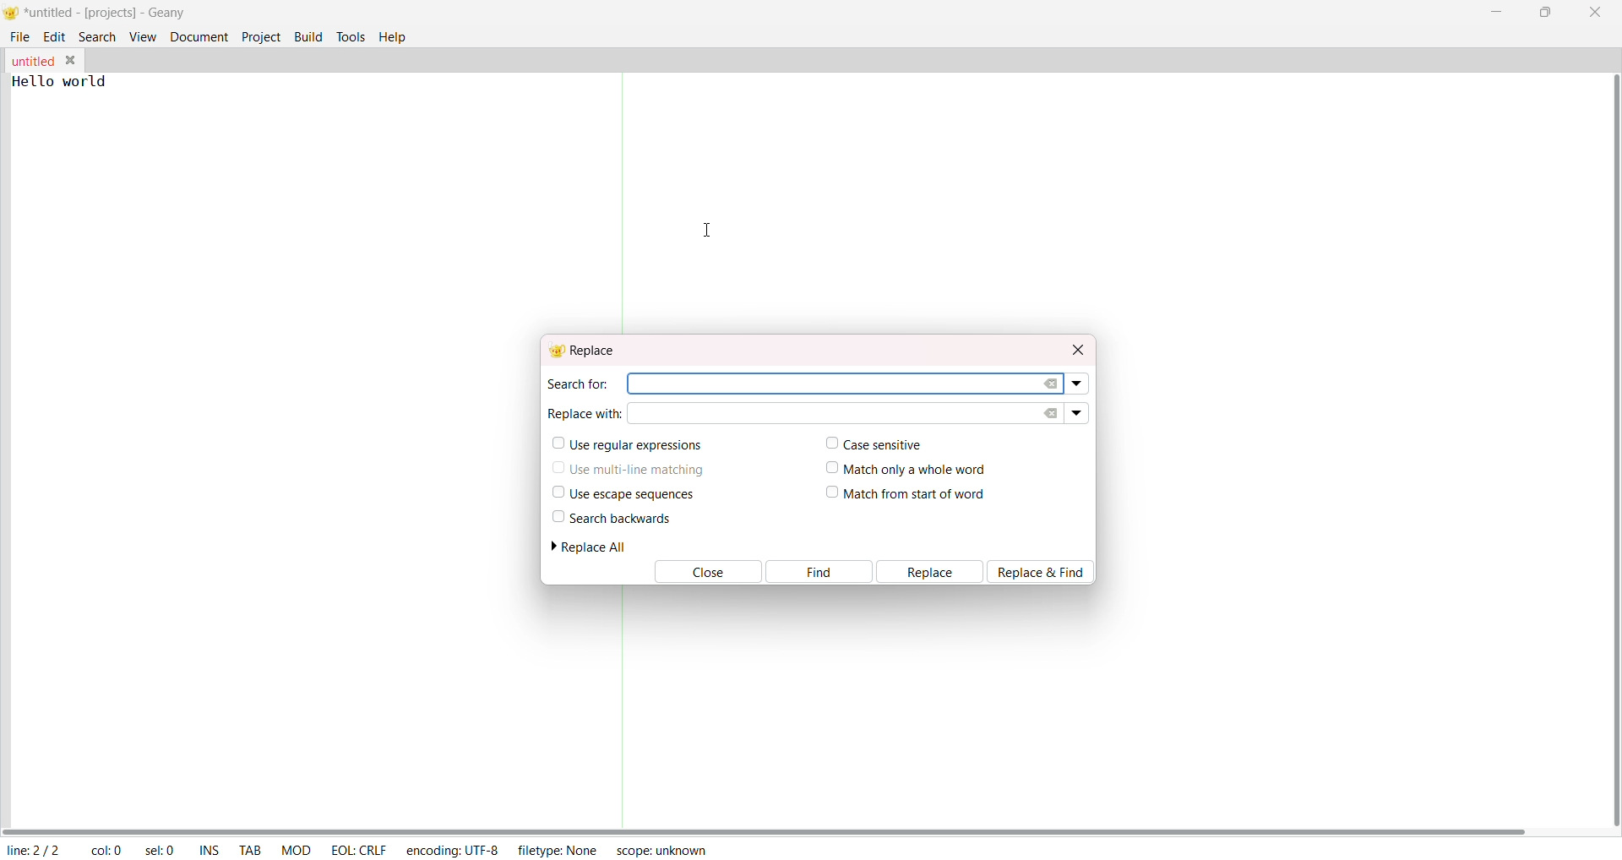  I want to click on logo, so click(11, 14).